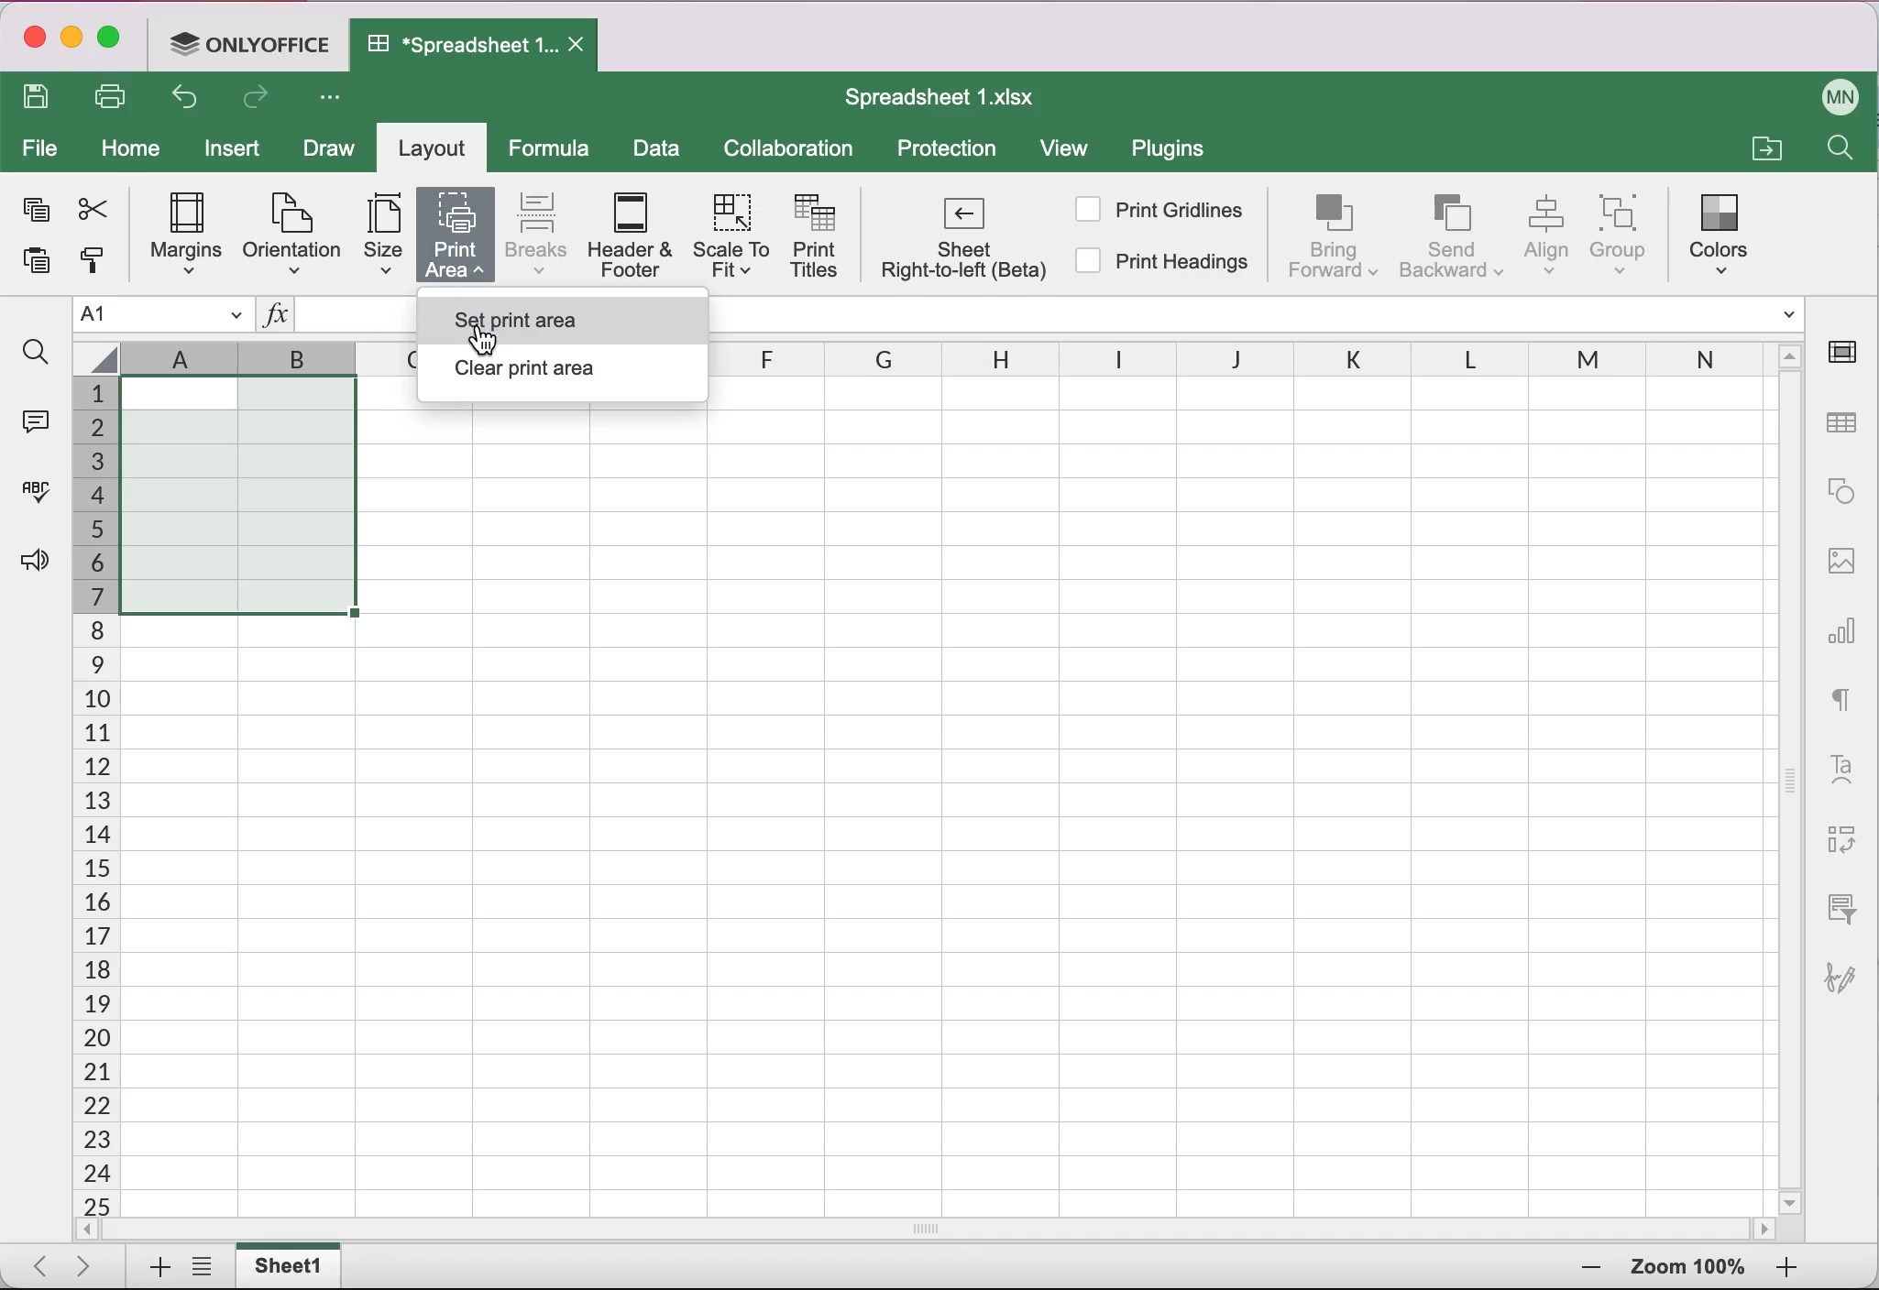 The image size is (1879, 1290). Describe the element at coordinates (822, 239) in the screenshot. I see `Print tiles` at that location.